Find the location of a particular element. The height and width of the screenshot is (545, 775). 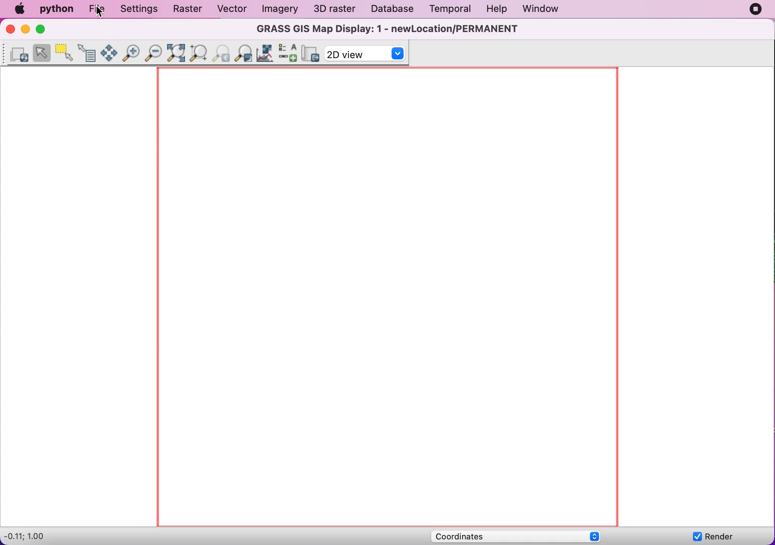

window is located at coordinates (547, 9).